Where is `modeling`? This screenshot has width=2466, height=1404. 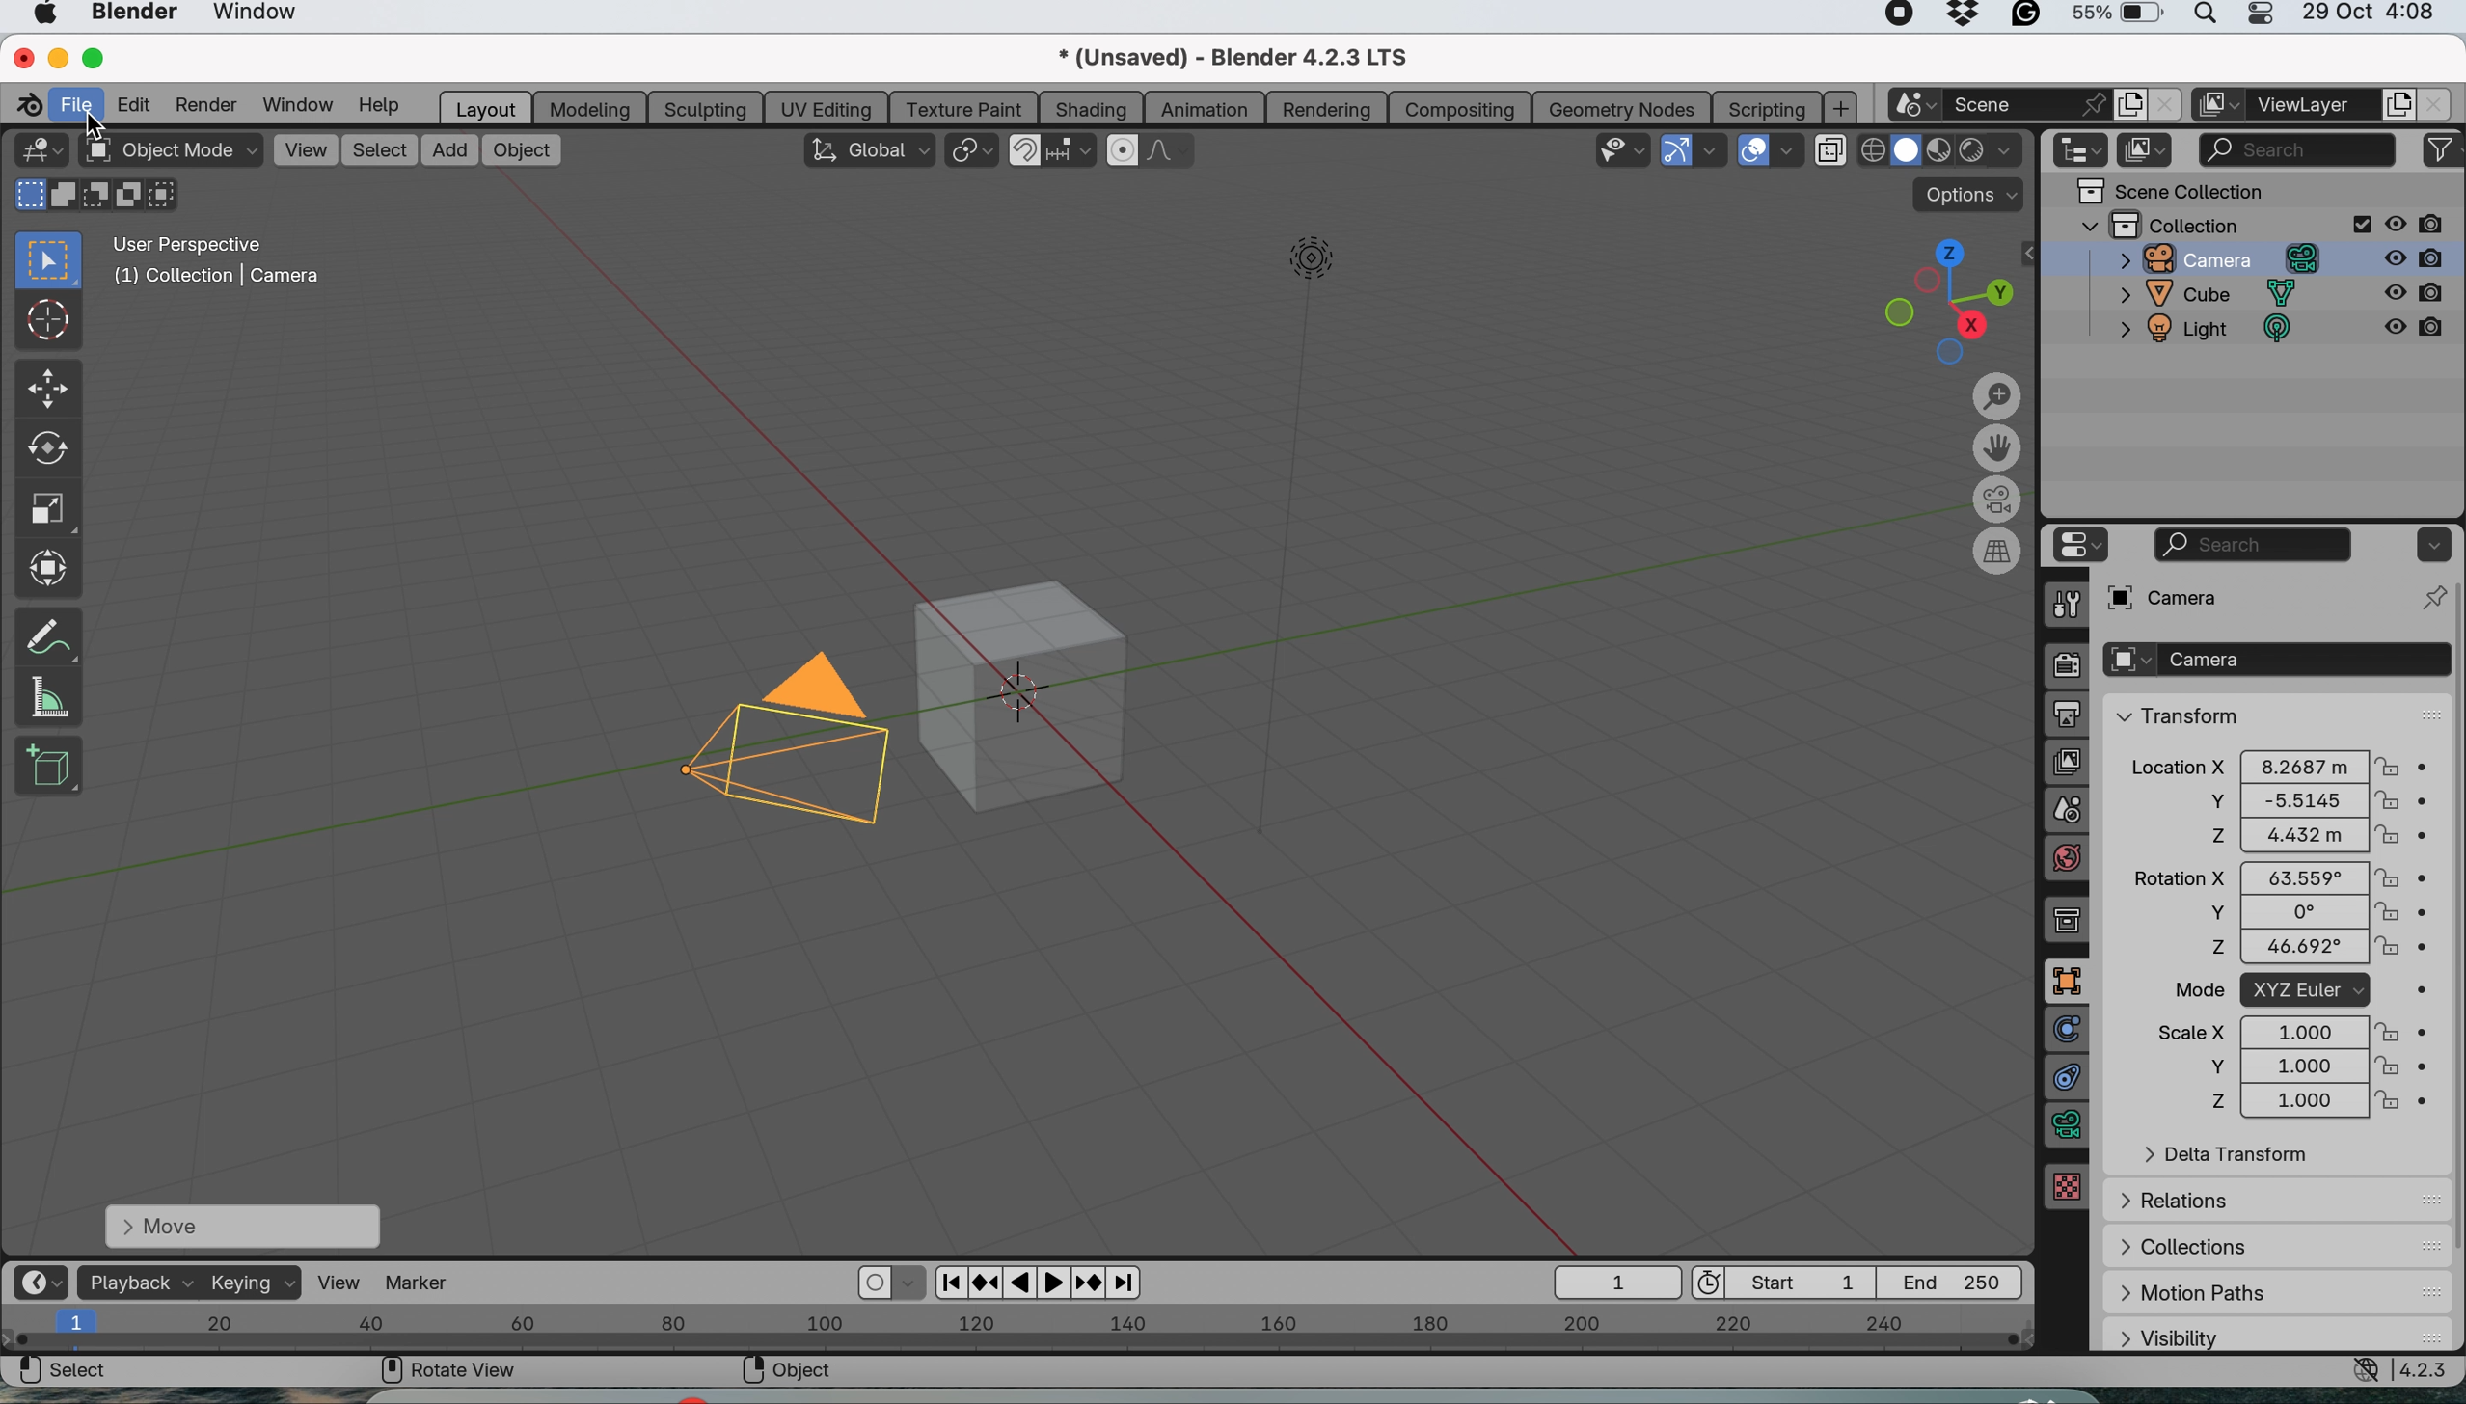 modeling is located at coordinates (591, 108).